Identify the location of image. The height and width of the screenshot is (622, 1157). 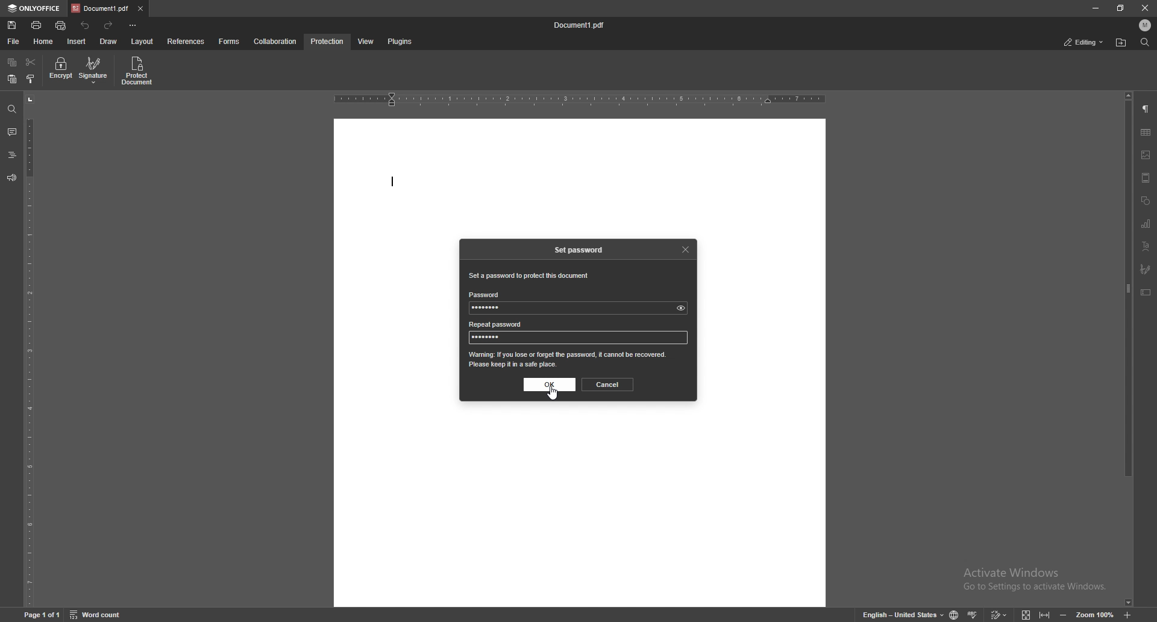
(1146, 155).